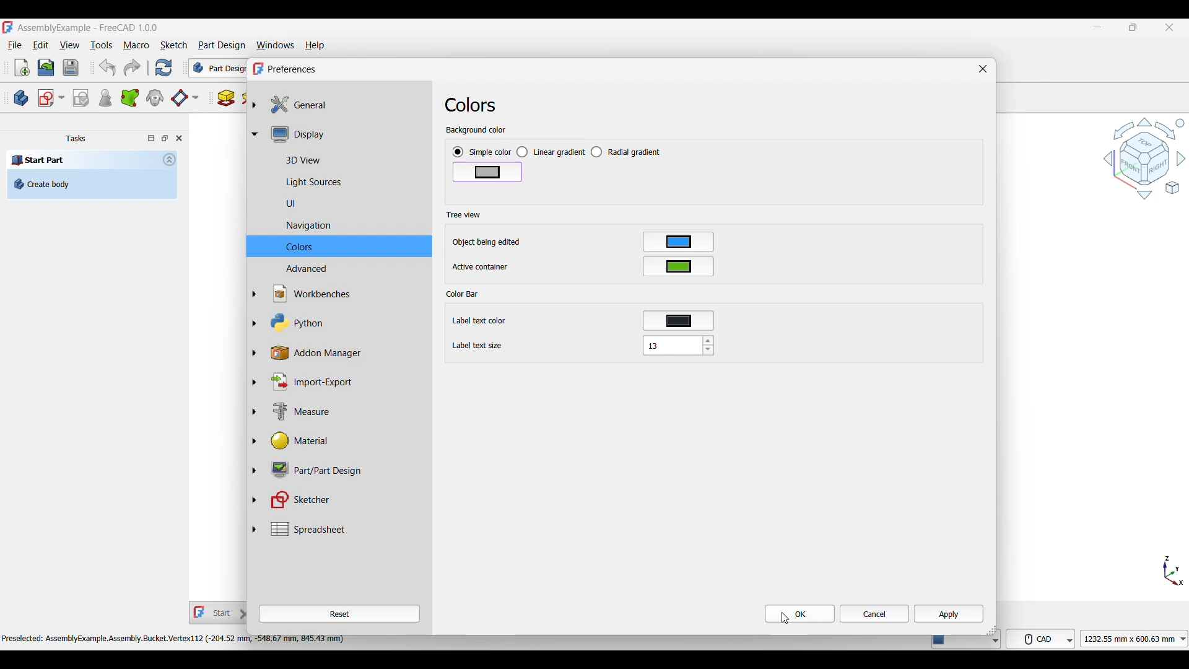 Image resolution: width=1189 pixels, height=669 pixels. I want to click on Validate sketch, so click(81, 98).